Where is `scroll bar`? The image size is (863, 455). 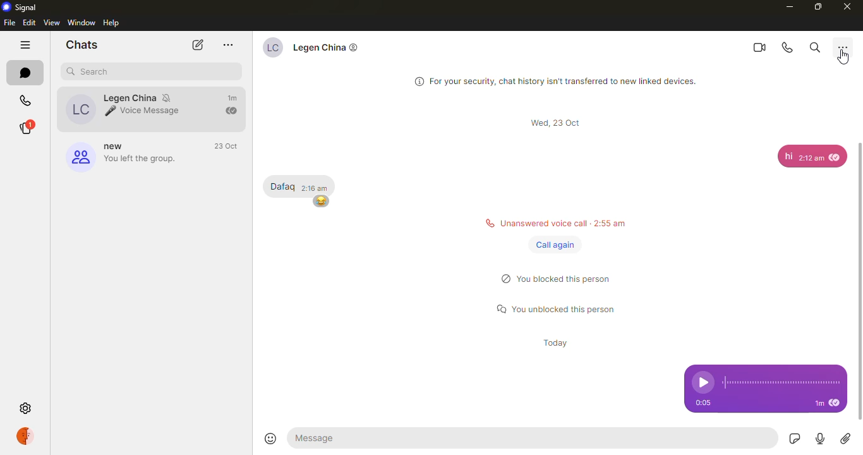 scroll bar is located at coordinates (862, 281).